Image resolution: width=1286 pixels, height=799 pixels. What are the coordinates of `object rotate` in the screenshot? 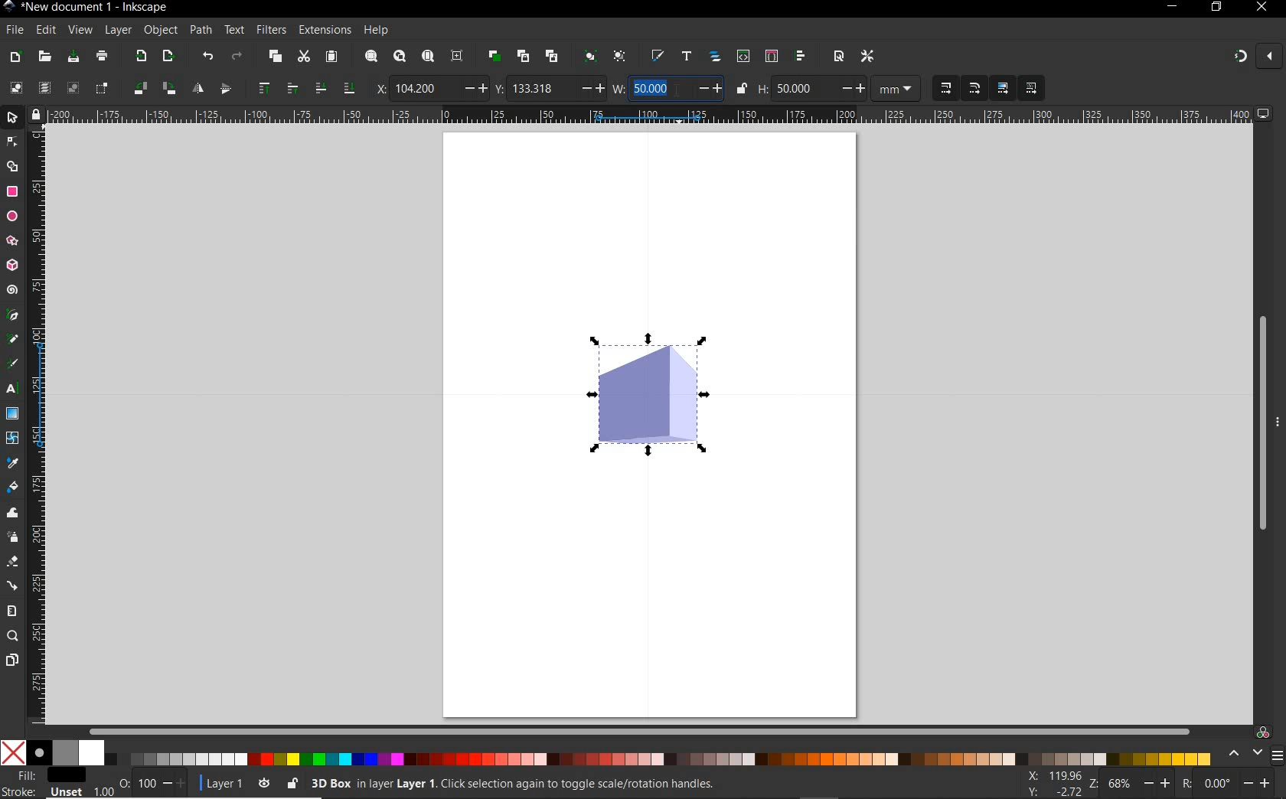 It's located at (139, 88).